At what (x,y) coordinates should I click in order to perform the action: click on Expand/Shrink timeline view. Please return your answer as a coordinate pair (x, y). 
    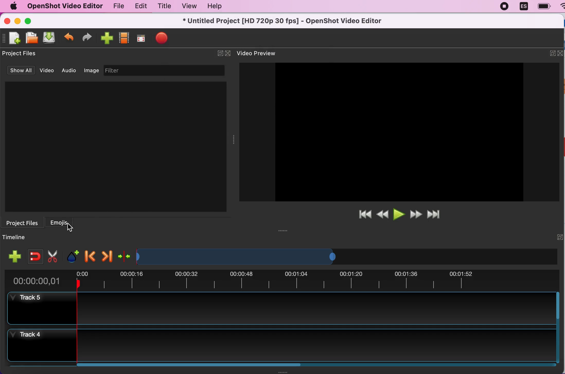
    Looking at the image, I should click on (238, 257).